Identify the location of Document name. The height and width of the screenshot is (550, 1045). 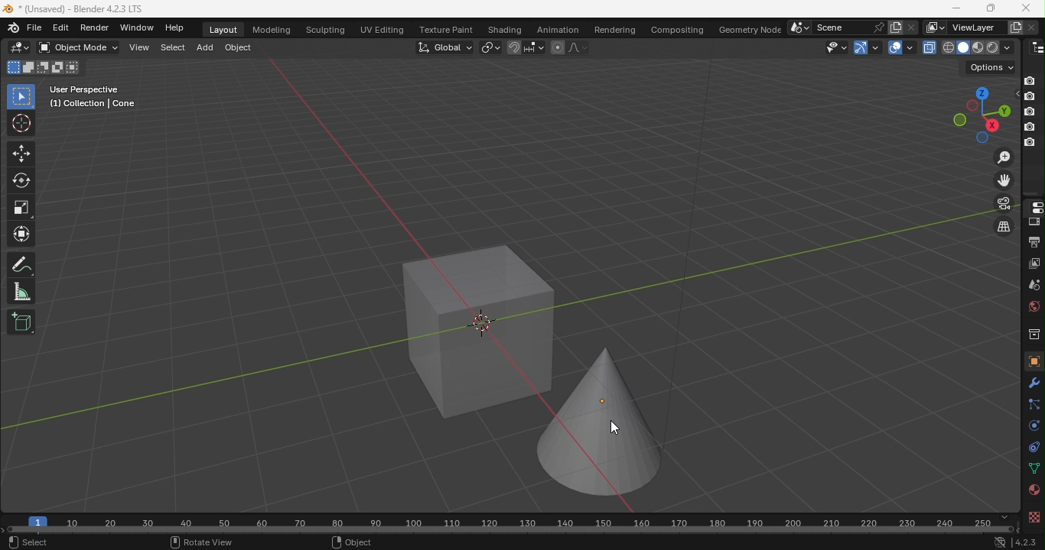
(80, 8).